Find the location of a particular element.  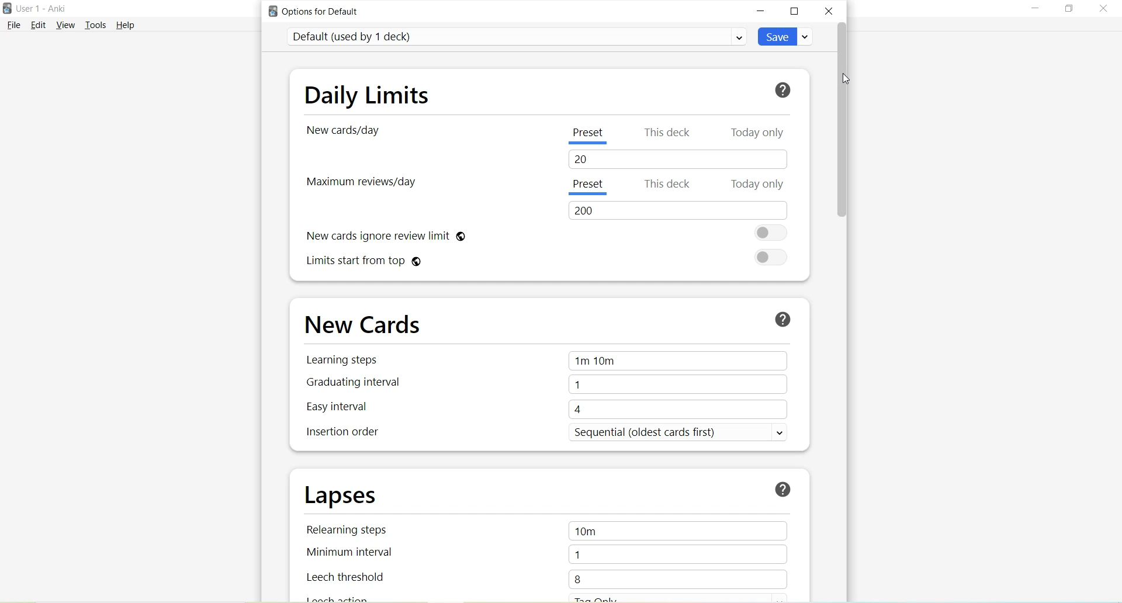

User 1 - Anki is located at coordinates (41, 8).